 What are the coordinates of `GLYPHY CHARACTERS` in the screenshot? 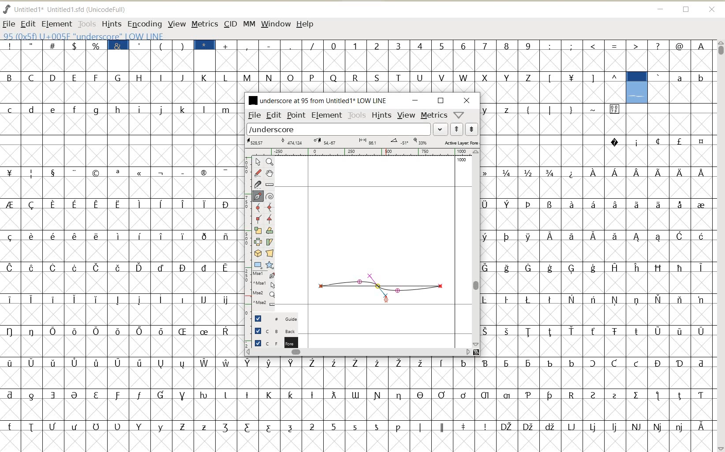 It's located at (552, 256).